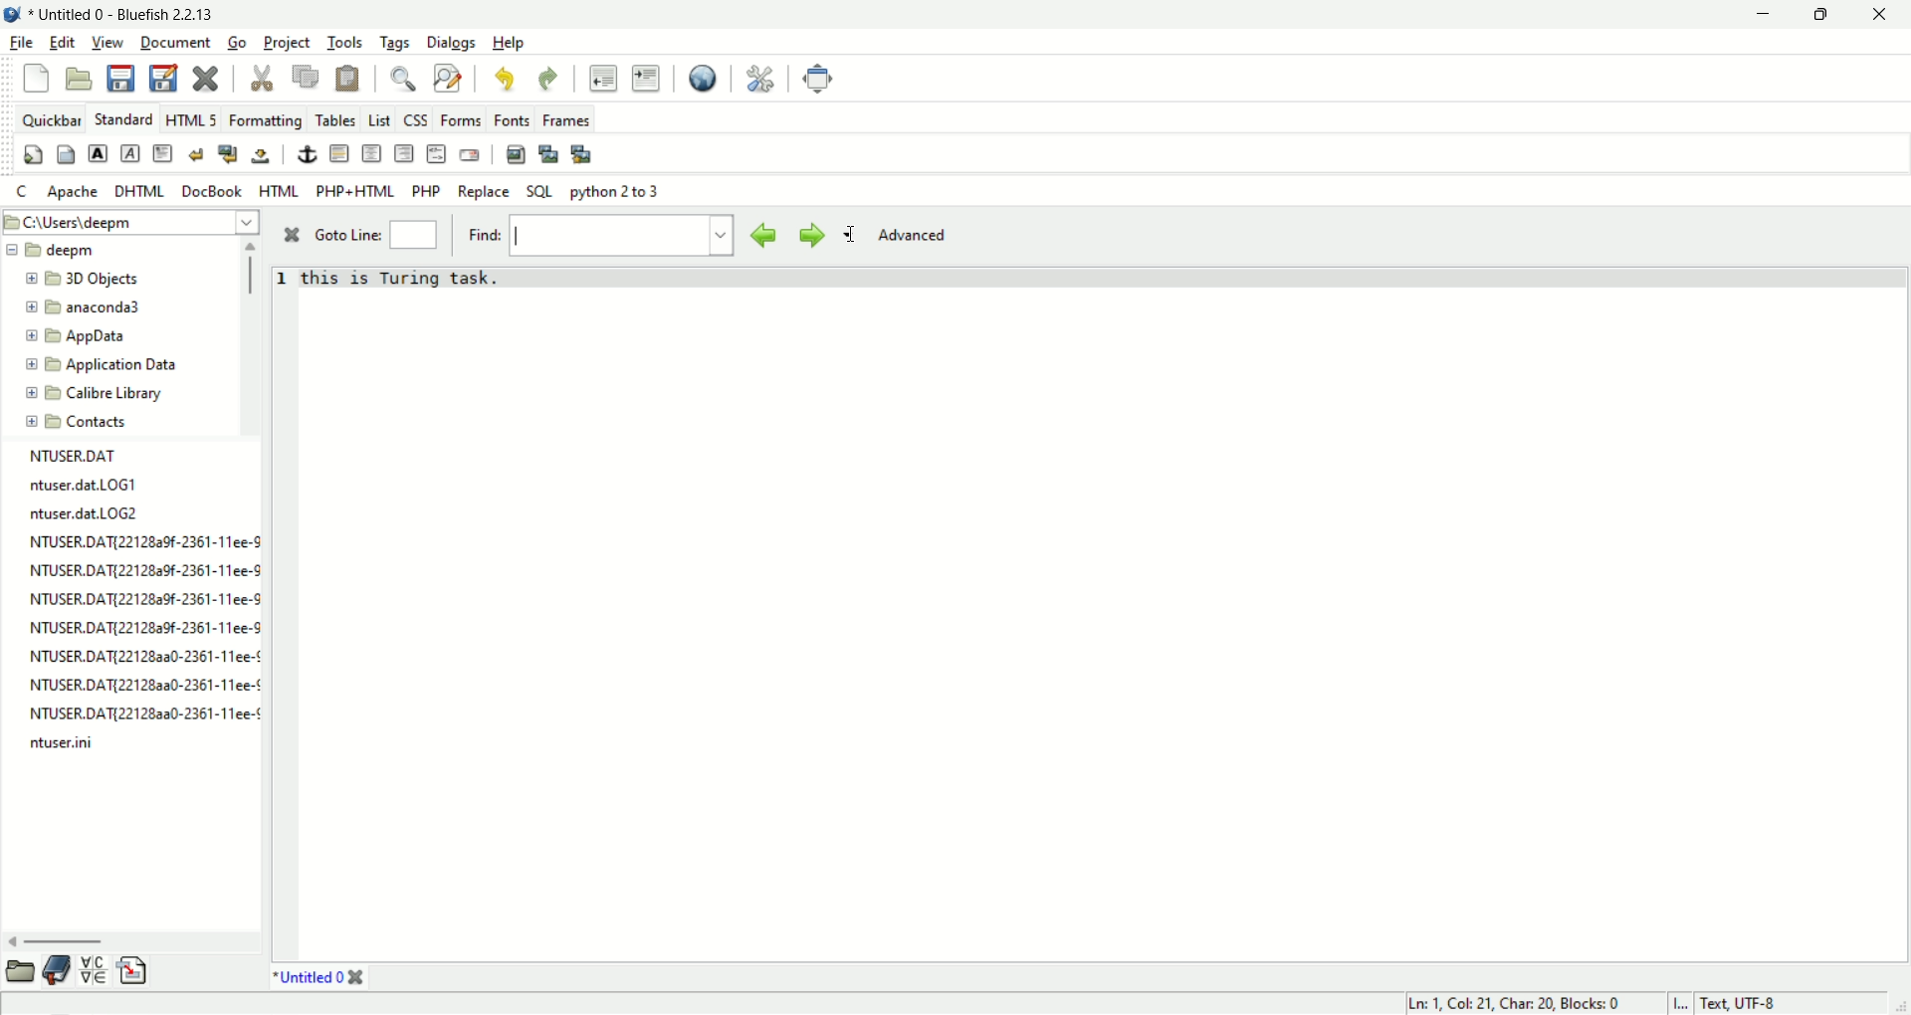  What do you see at coordinates (190, 119) in the screenshot?
I see `HTML 5` at bounding box center [190, 119].